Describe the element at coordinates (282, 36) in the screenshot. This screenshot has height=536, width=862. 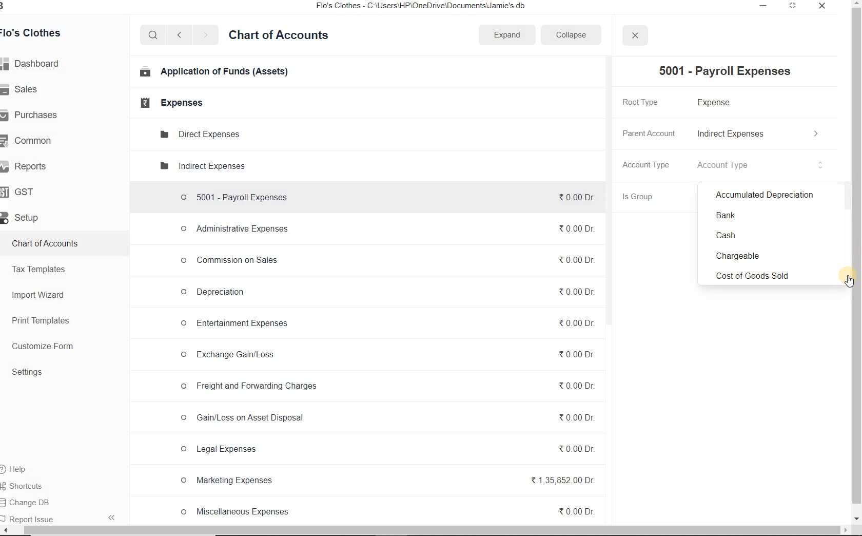
I see `Chart of Accounts` at that location.